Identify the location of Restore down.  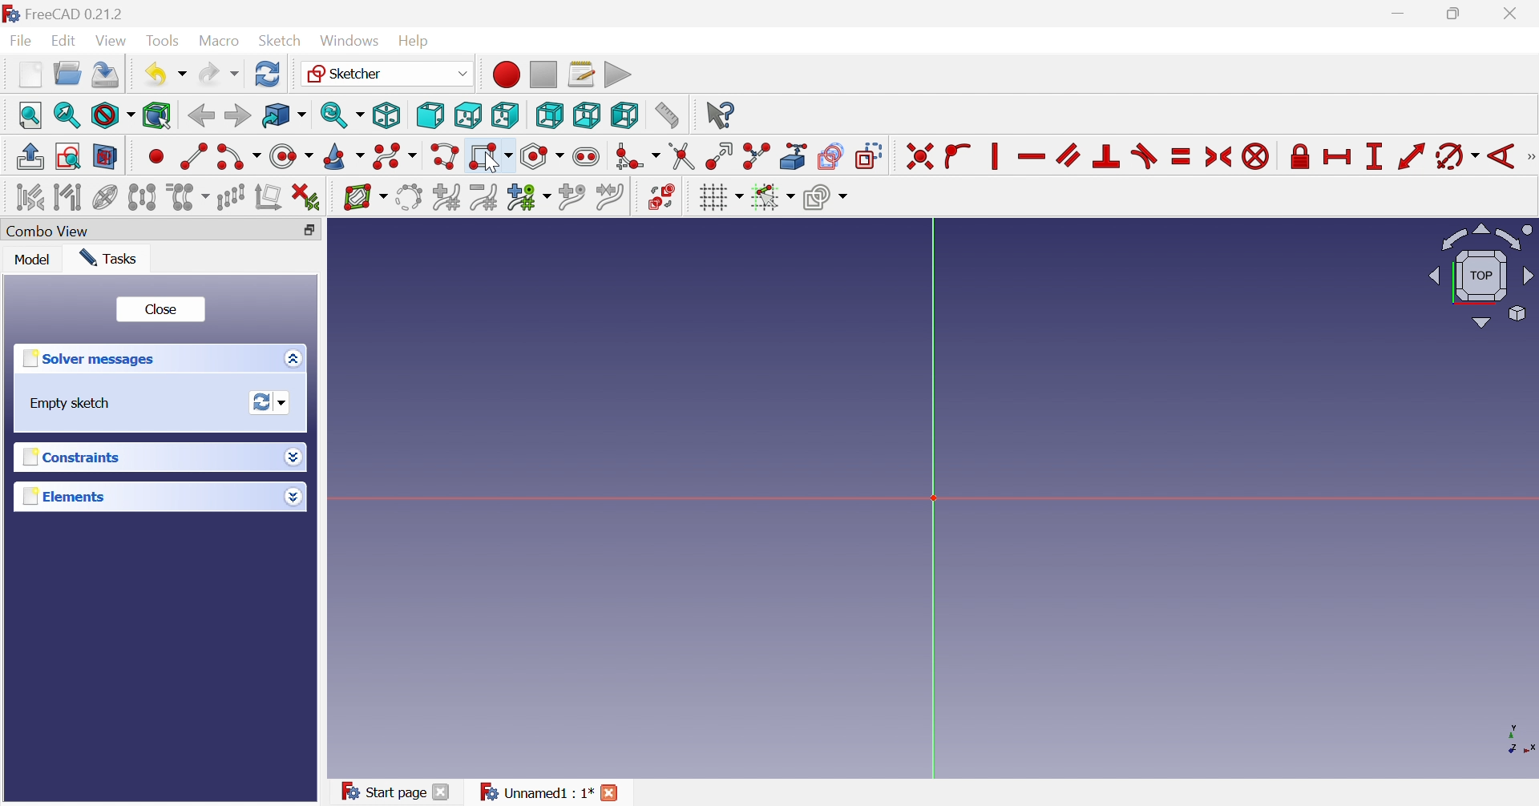
(309, 232).